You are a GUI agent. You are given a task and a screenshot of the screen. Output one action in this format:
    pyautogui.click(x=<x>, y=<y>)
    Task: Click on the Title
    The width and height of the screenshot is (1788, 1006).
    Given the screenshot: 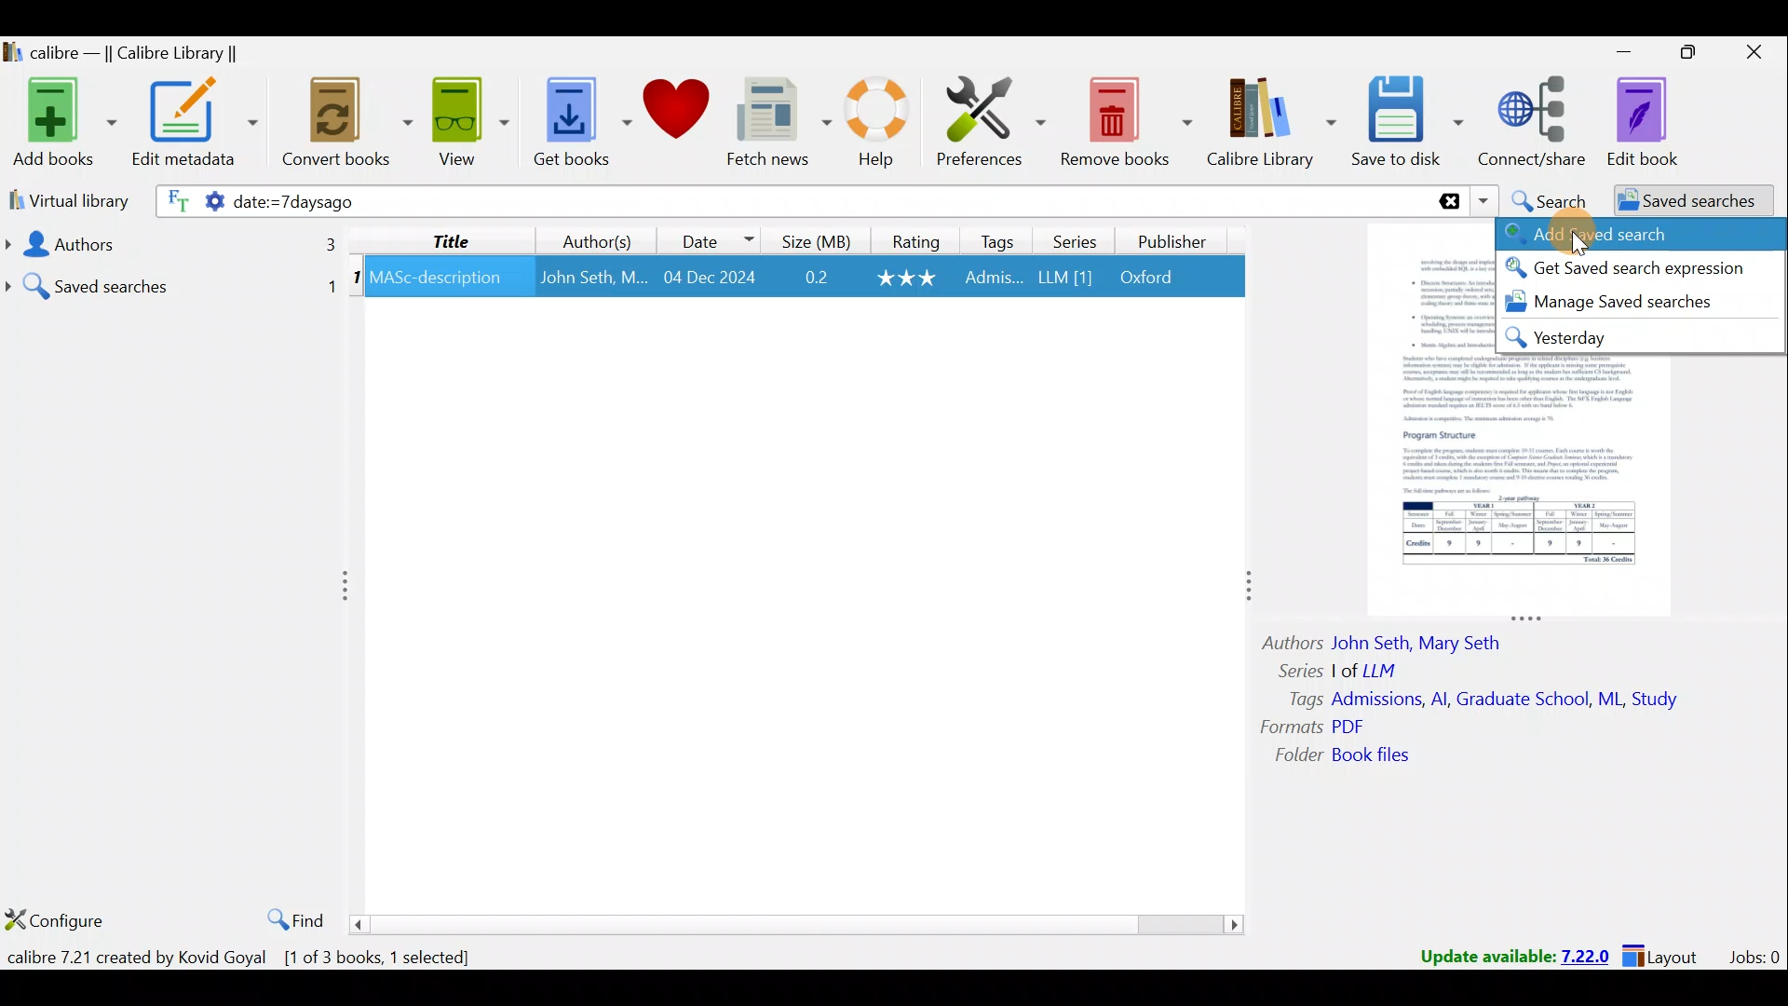 What is the action you would take?
    pyautogui.click(x=452, y=239)
    